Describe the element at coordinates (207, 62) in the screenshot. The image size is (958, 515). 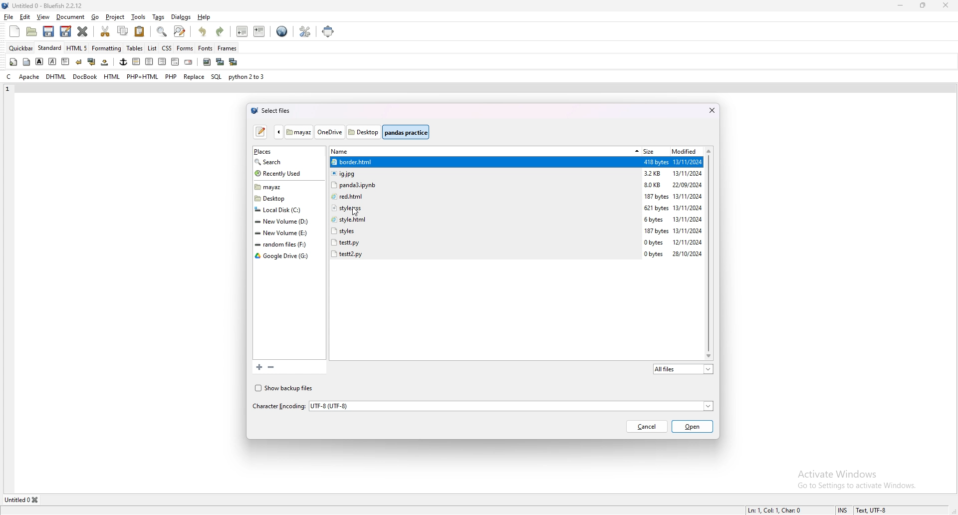
I see `insert image` at that location.